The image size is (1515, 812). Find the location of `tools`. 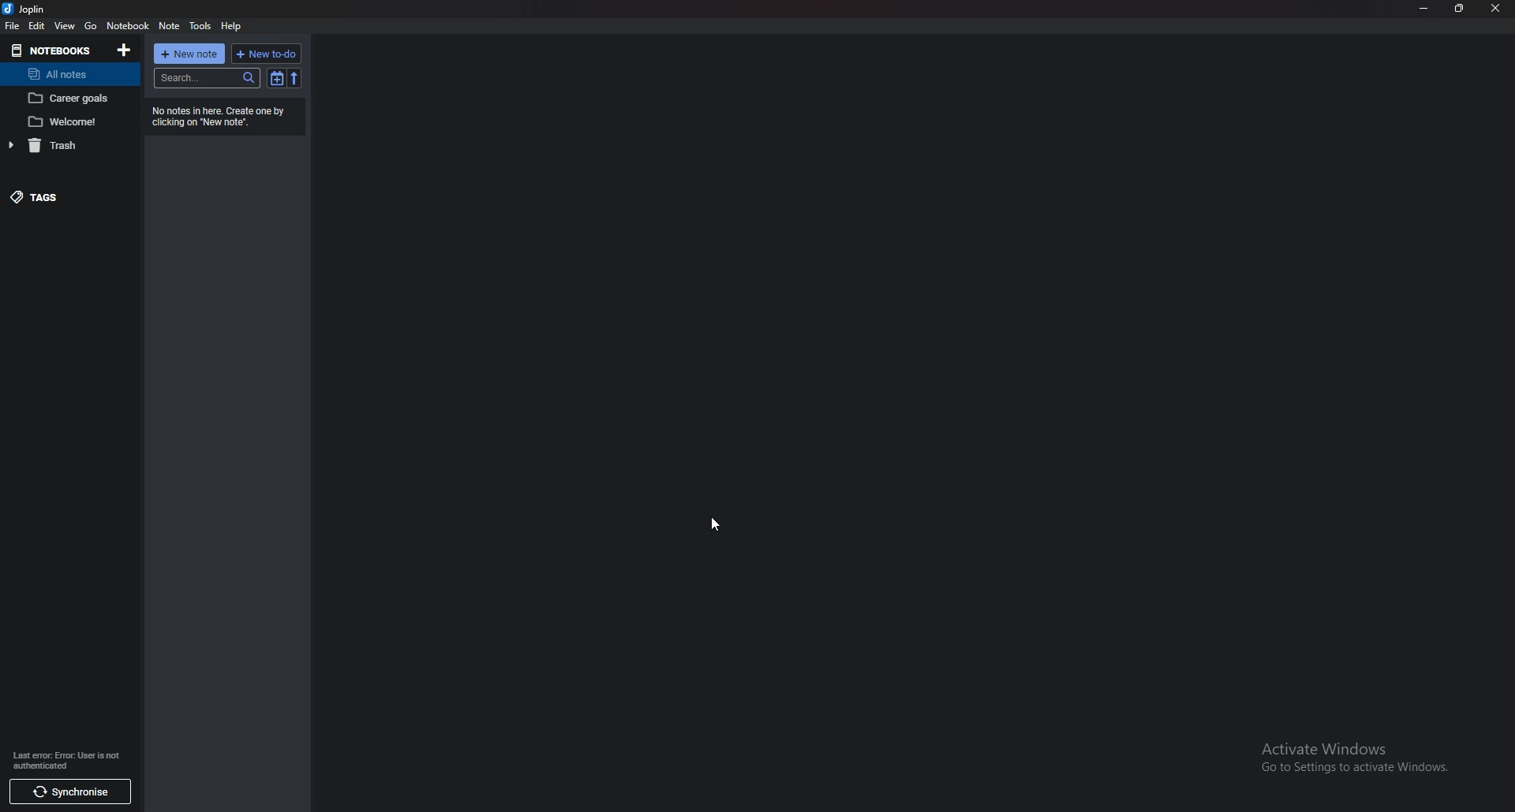

tools is located at coordinates (200, 26).